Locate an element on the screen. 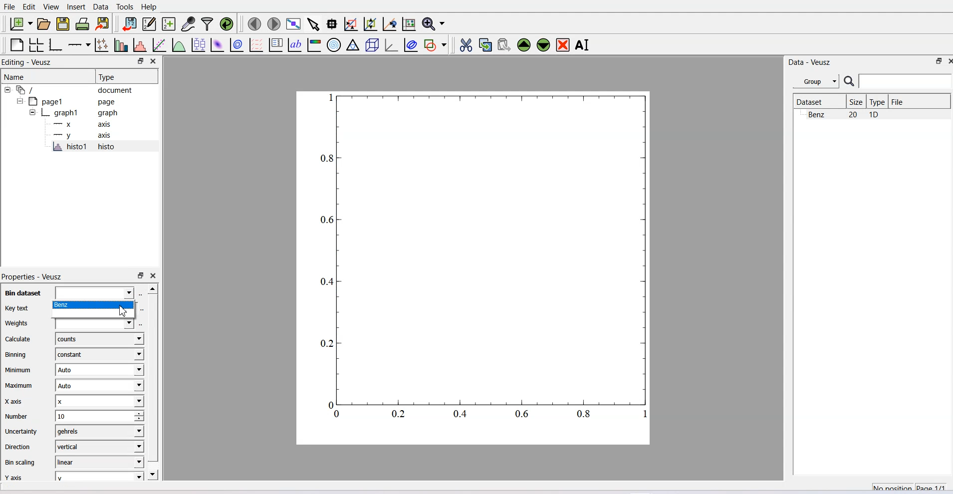 This screenshot has height=494, width=953. Fit function to data is located at coordinates (159, 44).